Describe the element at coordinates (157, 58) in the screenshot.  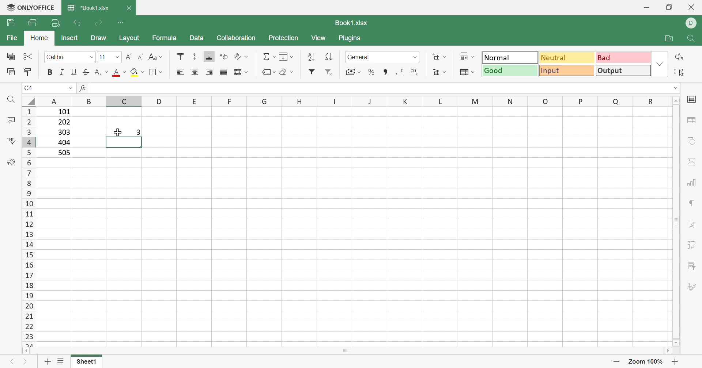
I see `Change case` at that location.